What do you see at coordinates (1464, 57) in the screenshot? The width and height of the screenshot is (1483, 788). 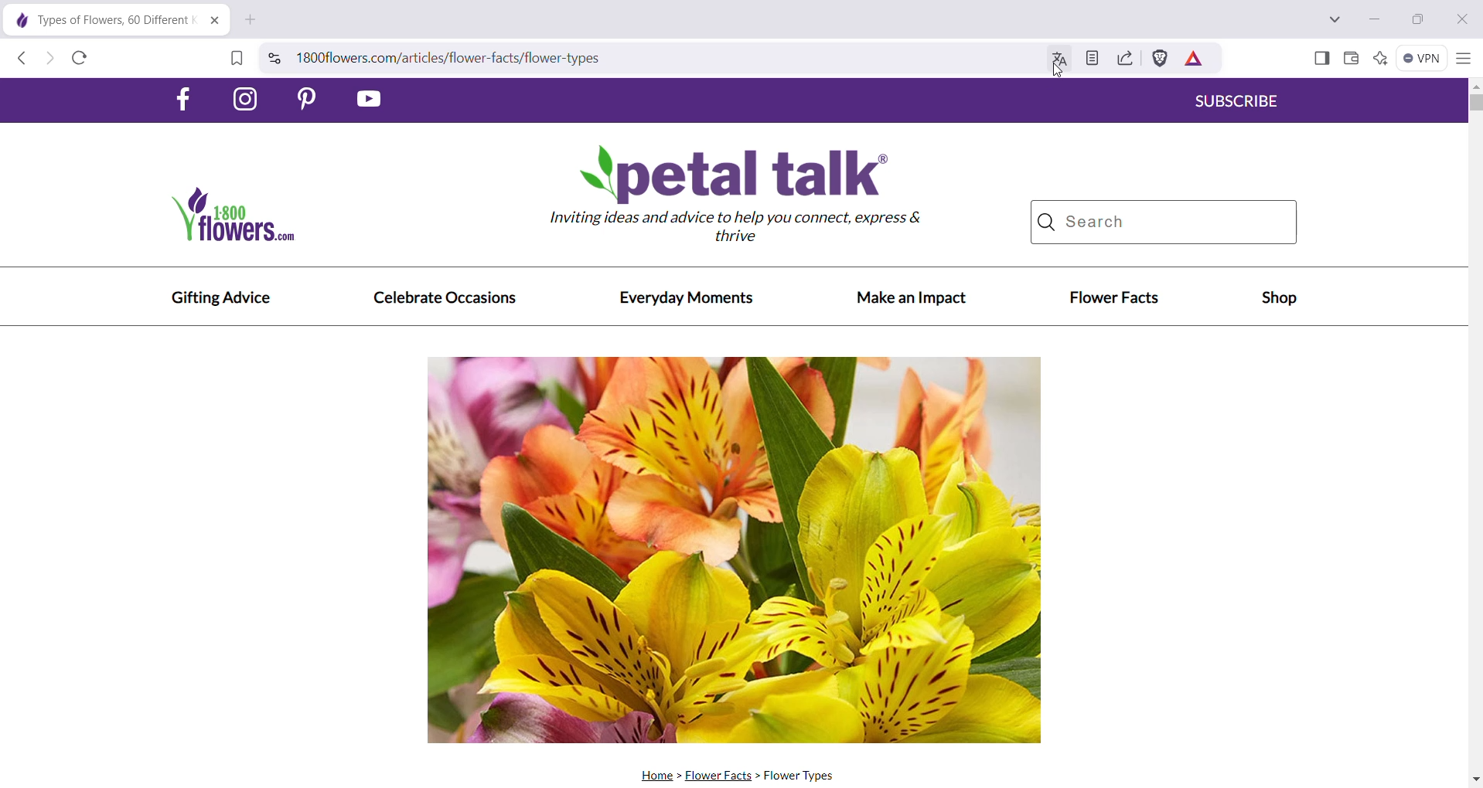 I see `Customize and control Brave` at bounding box center [1464, 57].